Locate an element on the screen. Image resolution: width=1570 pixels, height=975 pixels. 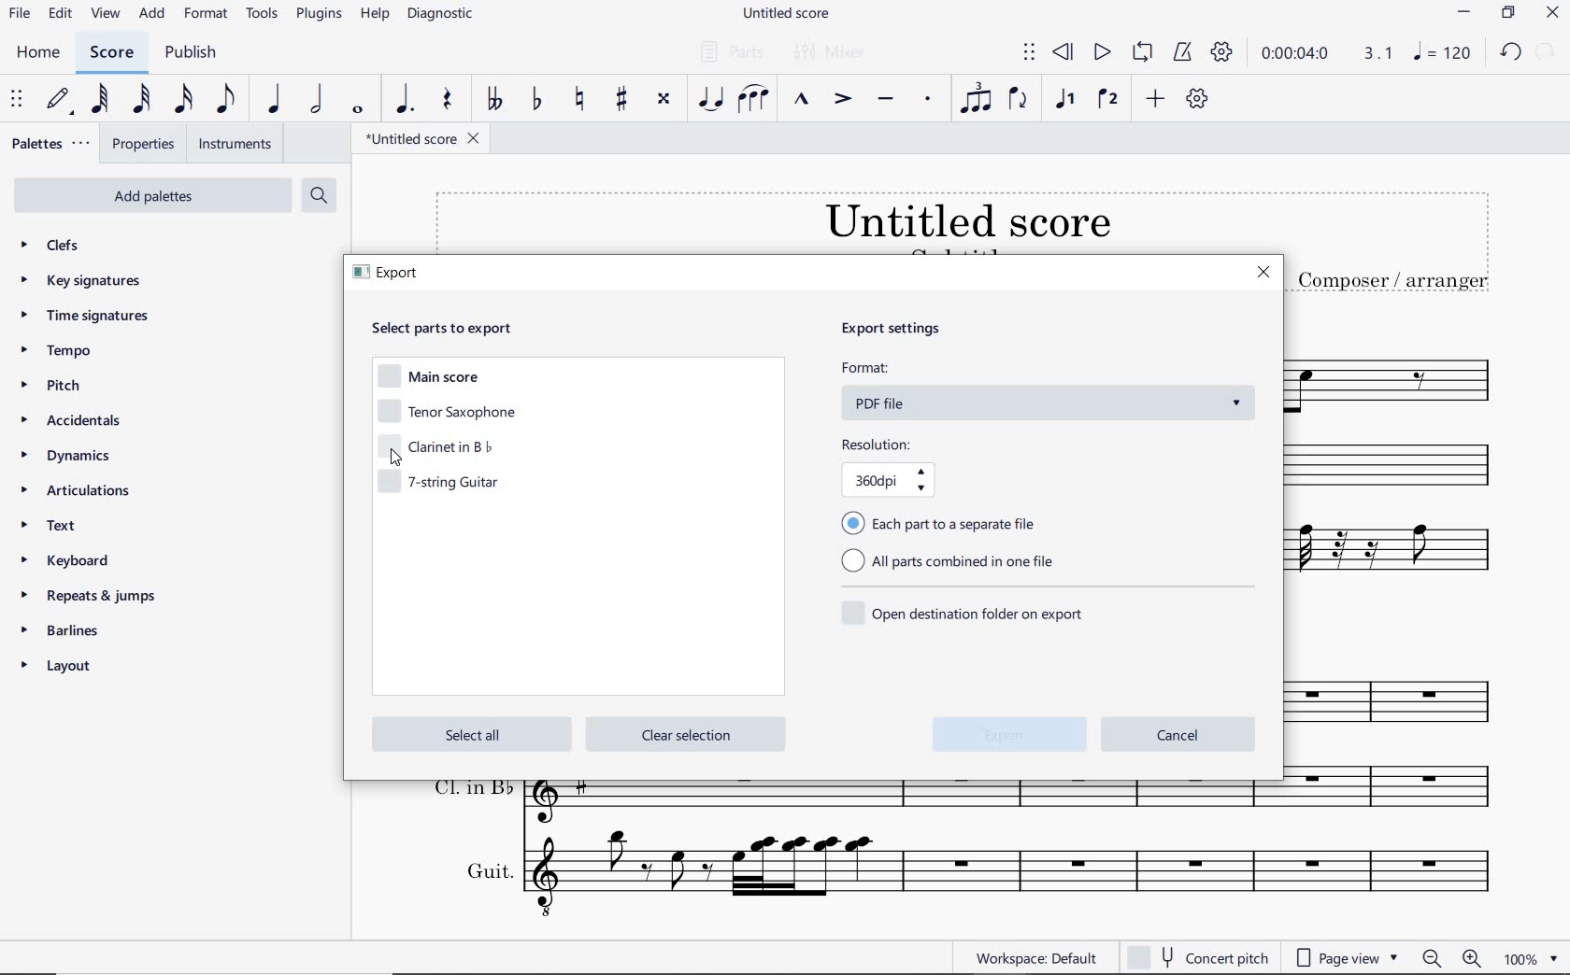
STACCATO is located at coordinates (929, 102).